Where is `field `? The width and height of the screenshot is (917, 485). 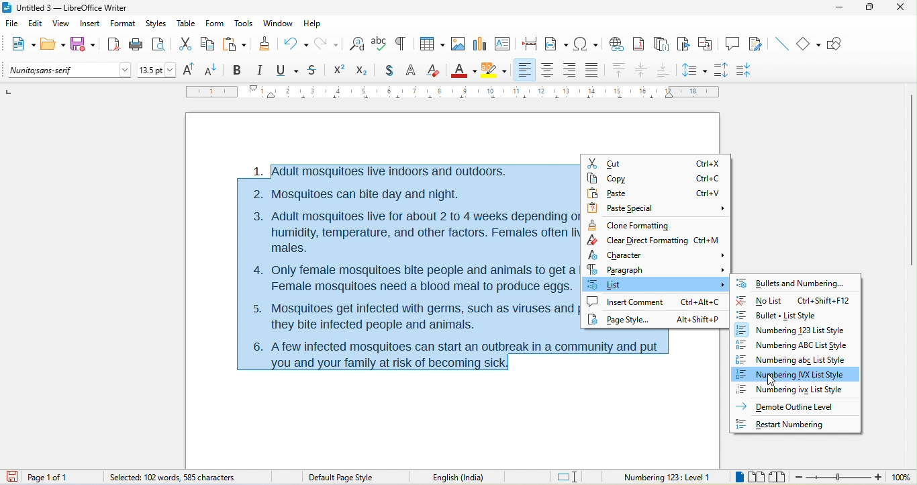 field  is located at coordinates (557, 44).